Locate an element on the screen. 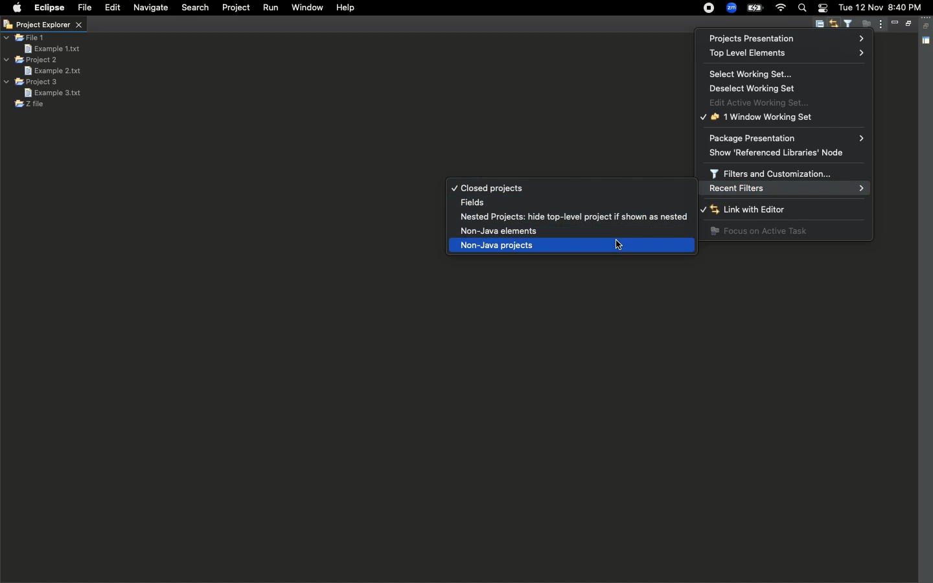 Image resolution: width=933 pixels, height=583 pixels. Example 1 text file is located at coordinates (52, 48).